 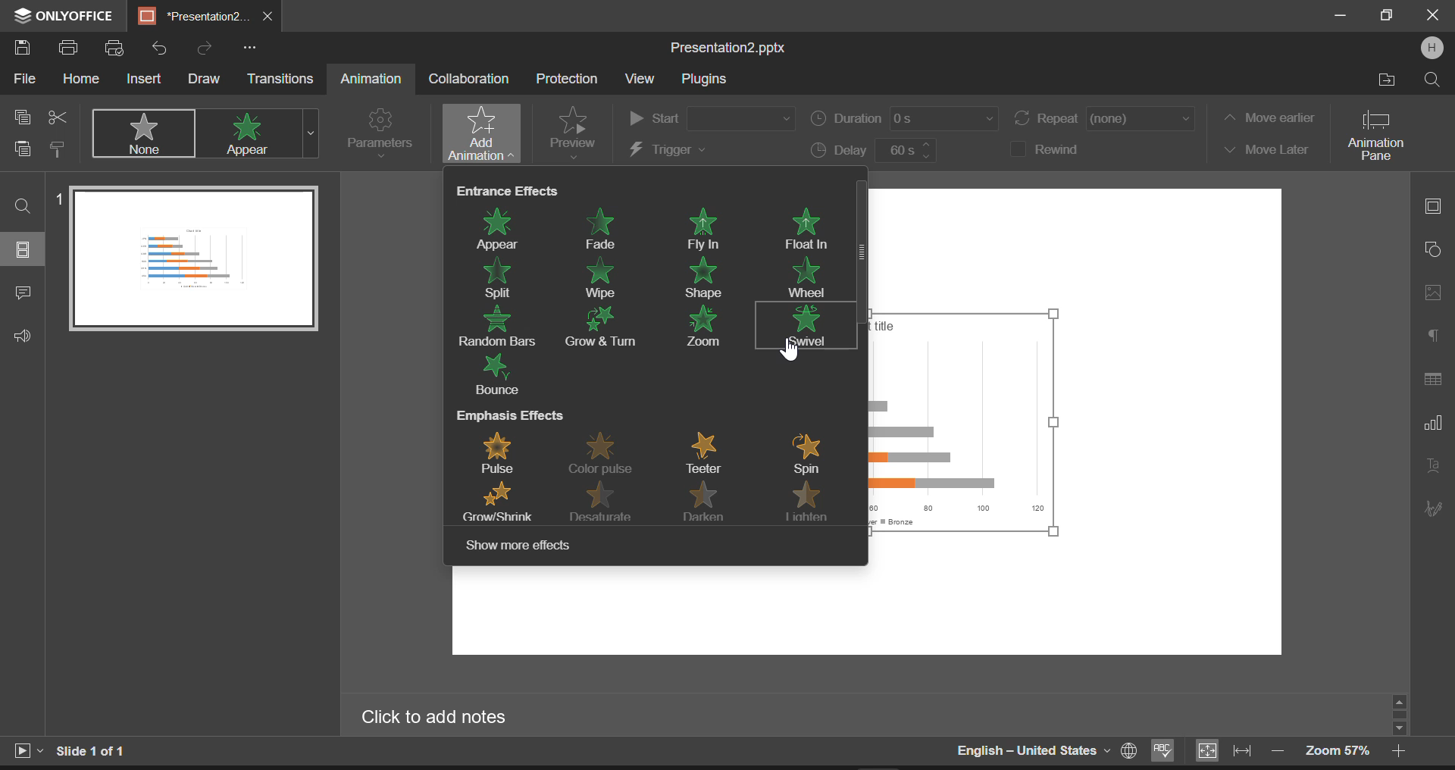 What do you see at coordinates (1432, 422) in the screenshot?
I see `Chart Settings` at bounding box center [1432, 422].